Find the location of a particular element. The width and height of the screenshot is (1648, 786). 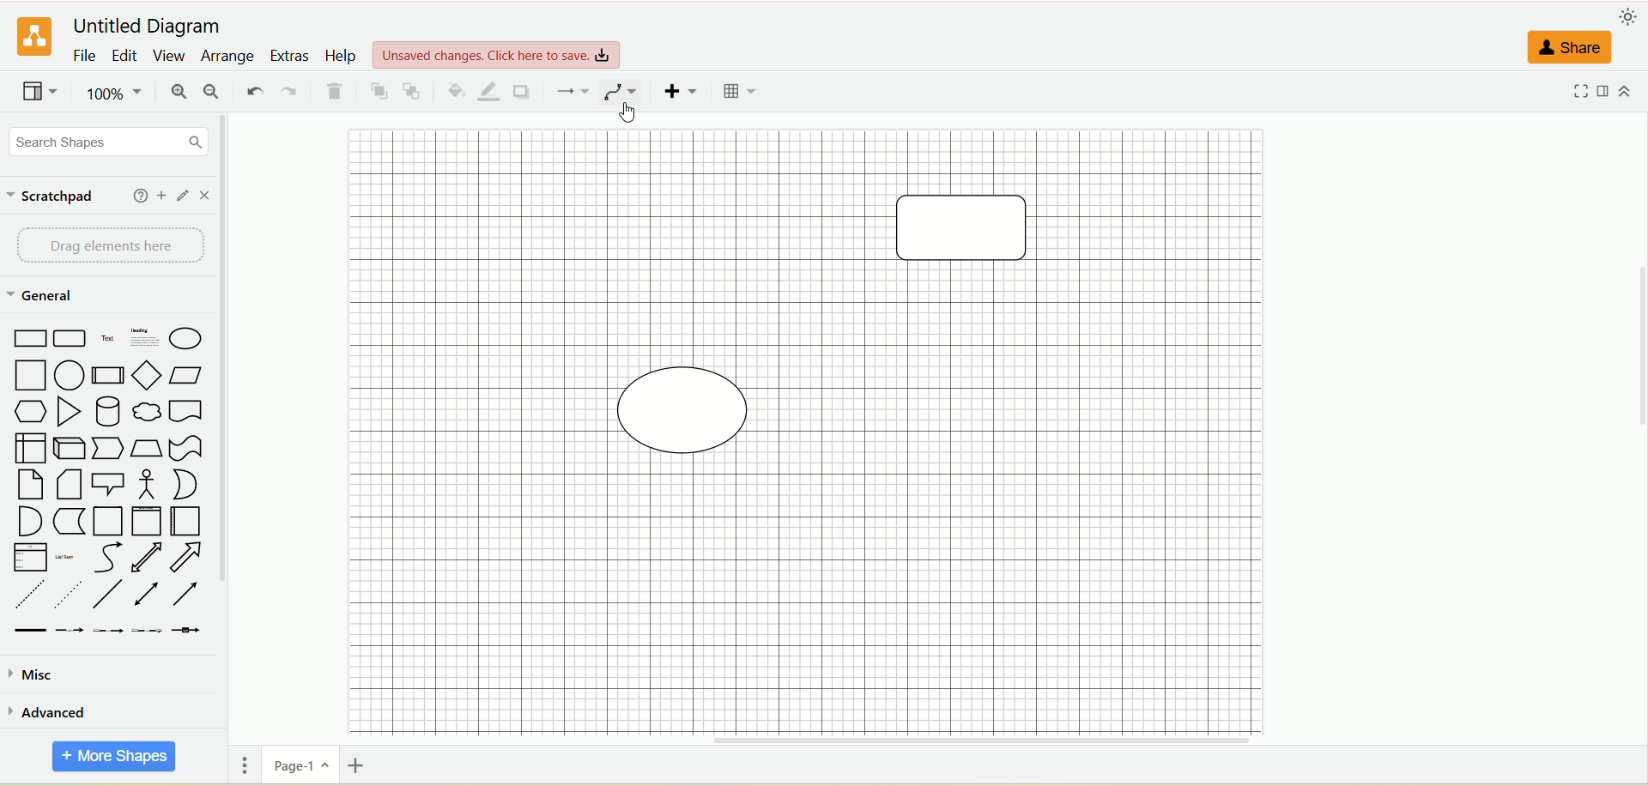

add is located at coordinates (161, 194).